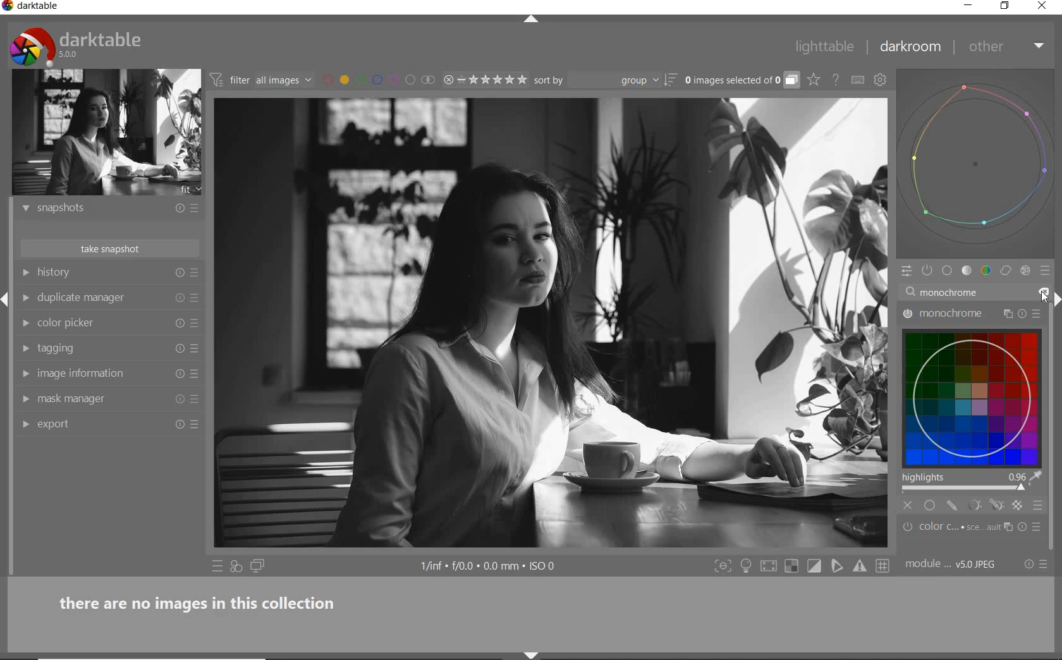  I want to click on presets, so click(1037, 525).